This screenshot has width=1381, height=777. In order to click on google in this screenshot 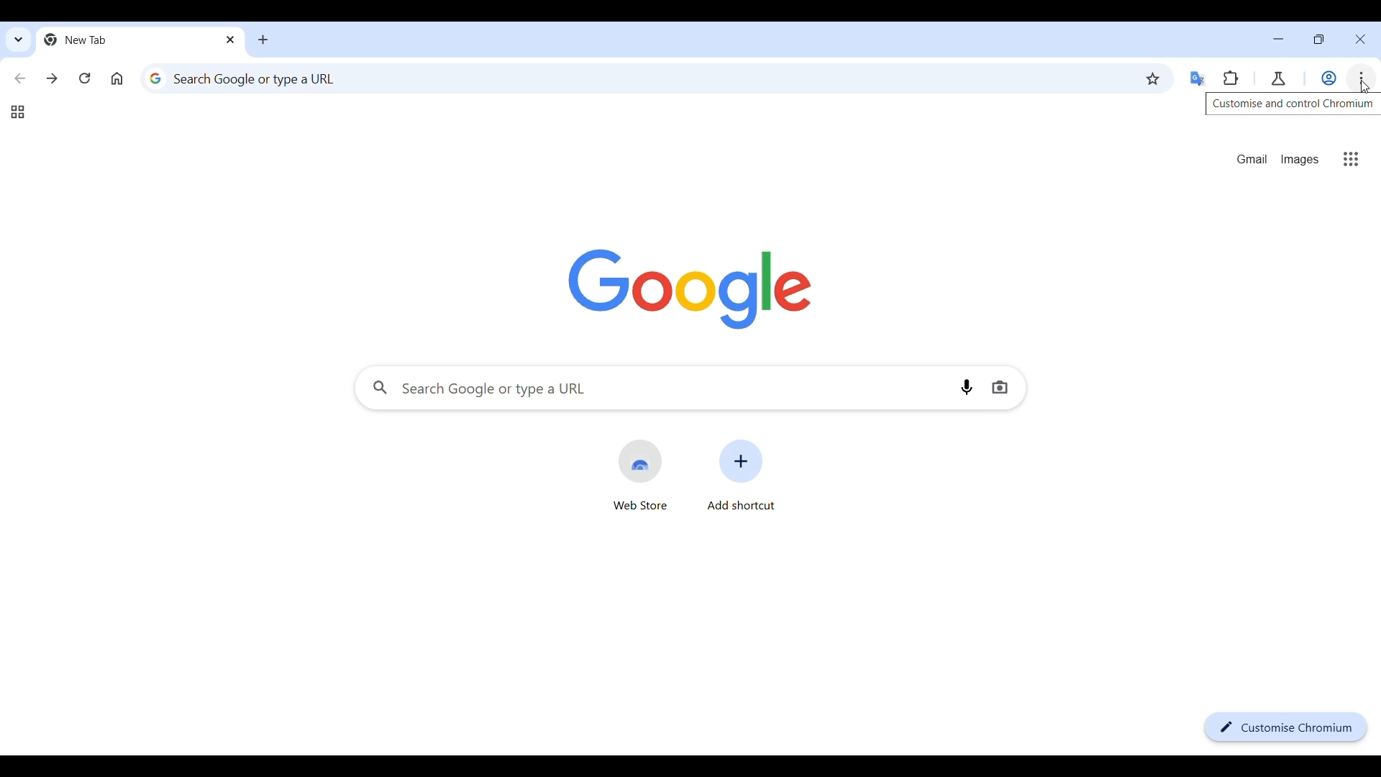, I will do `click(690, 289)`.